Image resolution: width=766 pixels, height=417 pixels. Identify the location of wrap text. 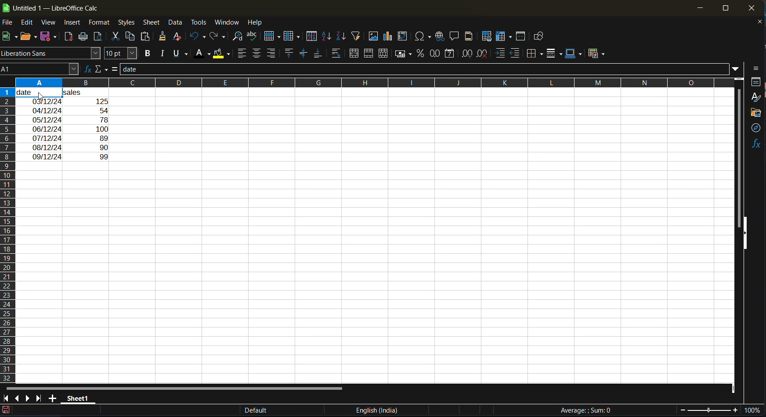
(337, 53).